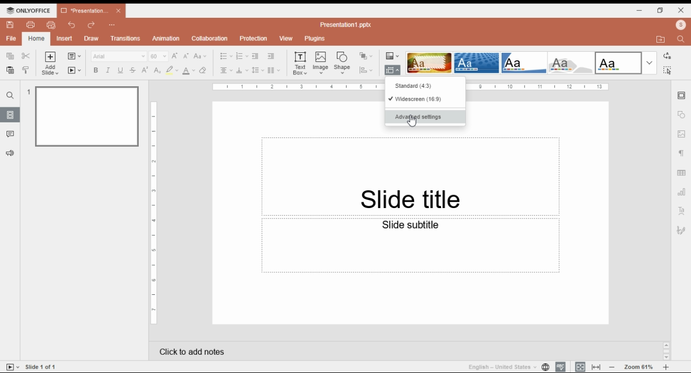 The width and height of the screenshot is (691, 373). I want to click on line spacing, so click(258, 71).